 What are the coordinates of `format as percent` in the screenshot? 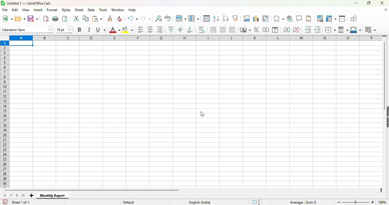 It's located at (257, 29).